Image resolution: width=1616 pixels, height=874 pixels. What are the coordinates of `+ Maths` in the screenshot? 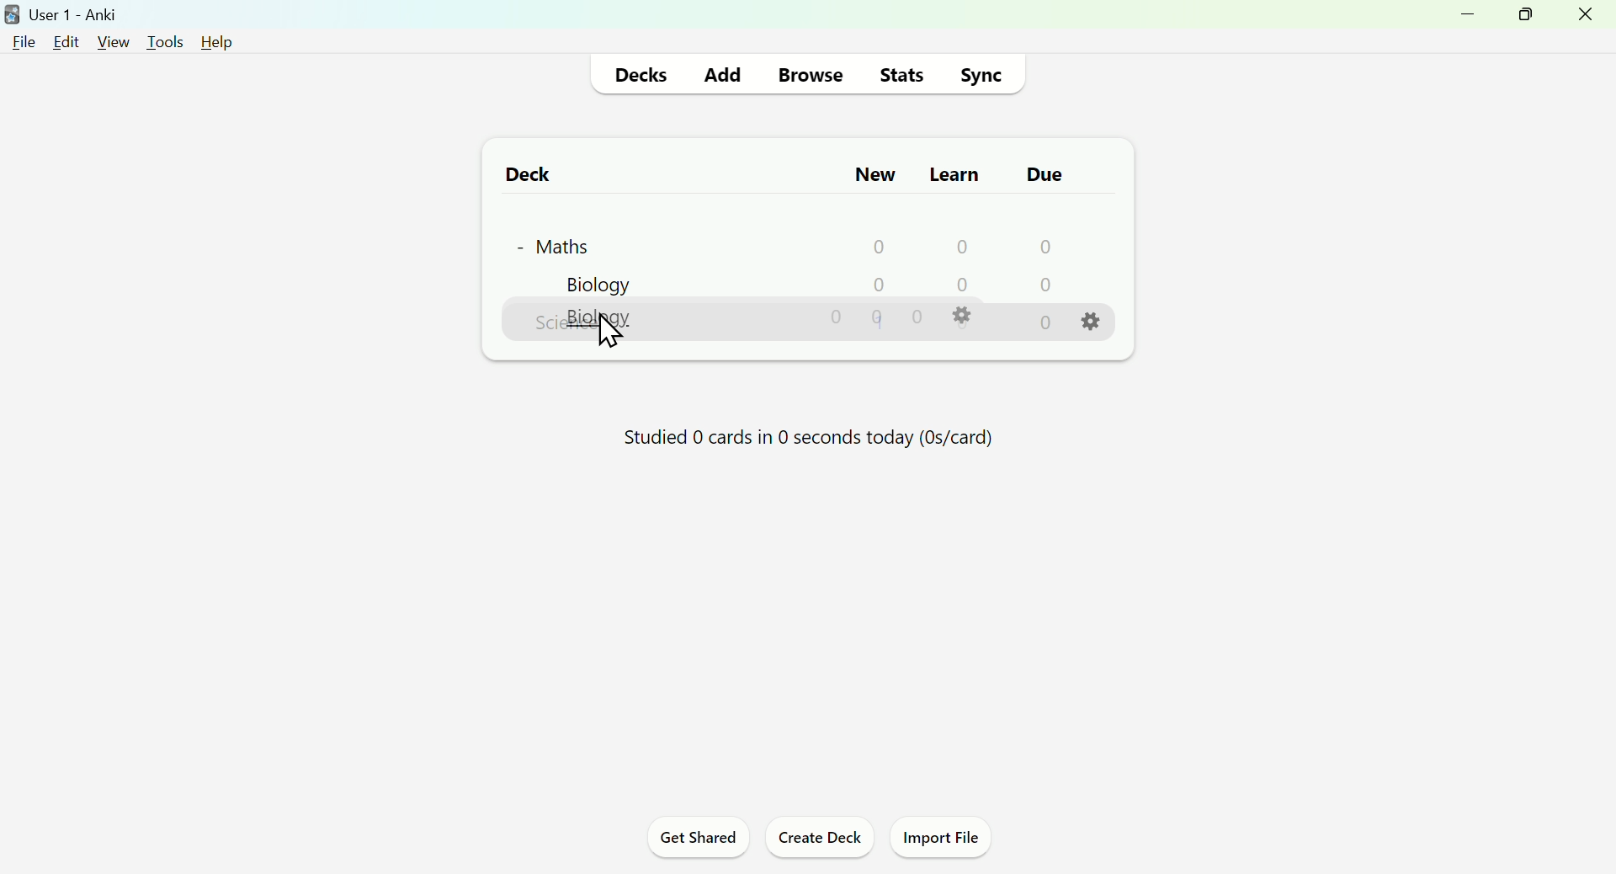 It's located at (564, 246).